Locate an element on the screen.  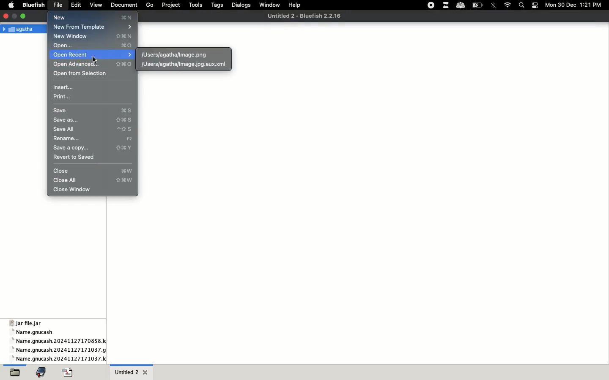
help is located at coordinates (296, 5).